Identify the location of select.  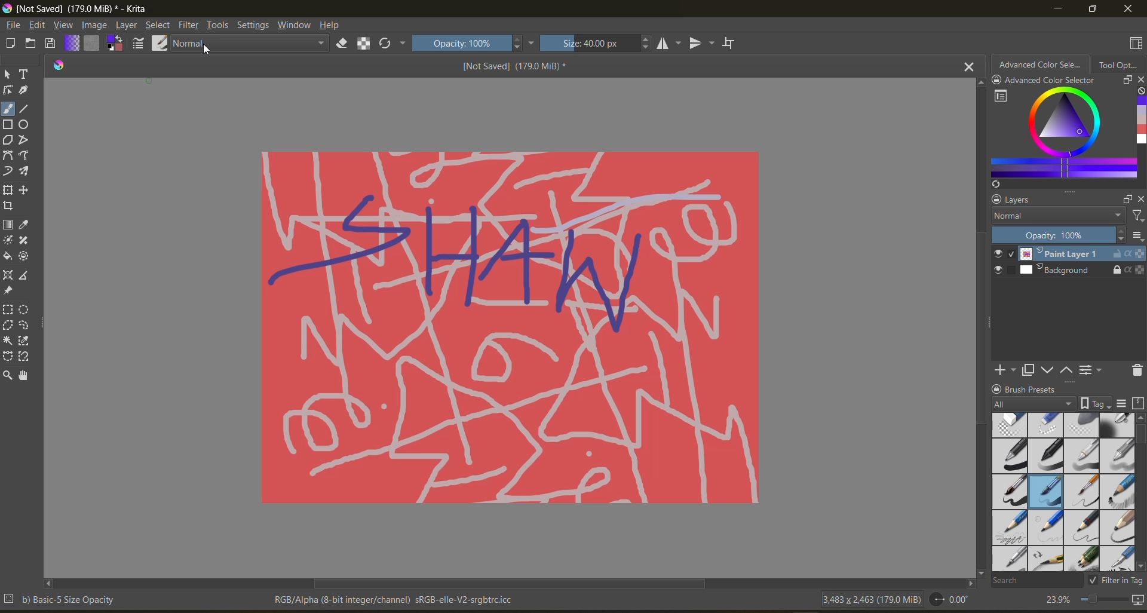
(158, 25).